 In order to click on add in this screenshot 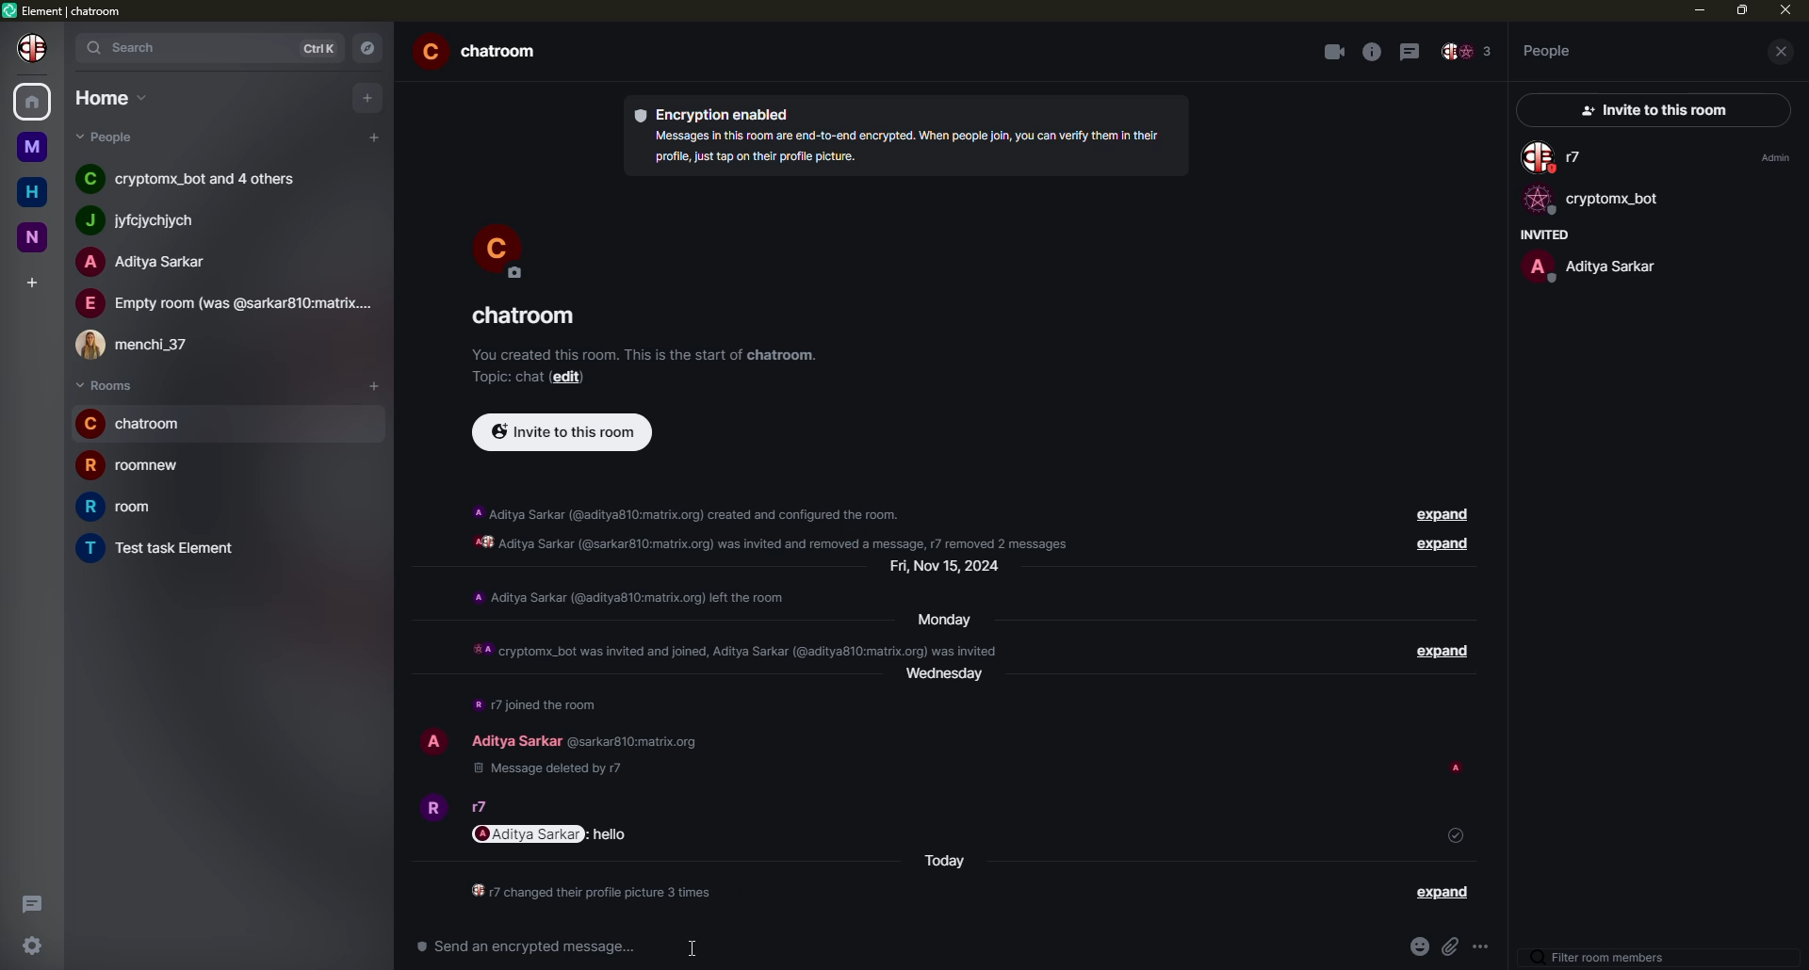, I will do `click(369, 96)`.